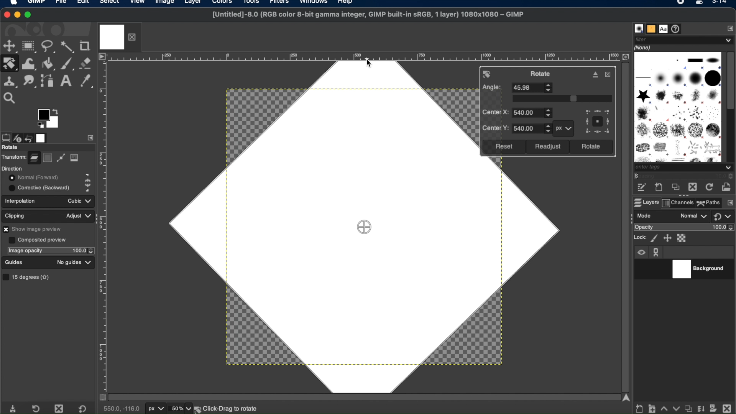 This screenshot has height=414, width=736. What do you see at coordinates (626, 397) in the screenshot?
I see `scroll up arrow` at bounding box center [626, 397].